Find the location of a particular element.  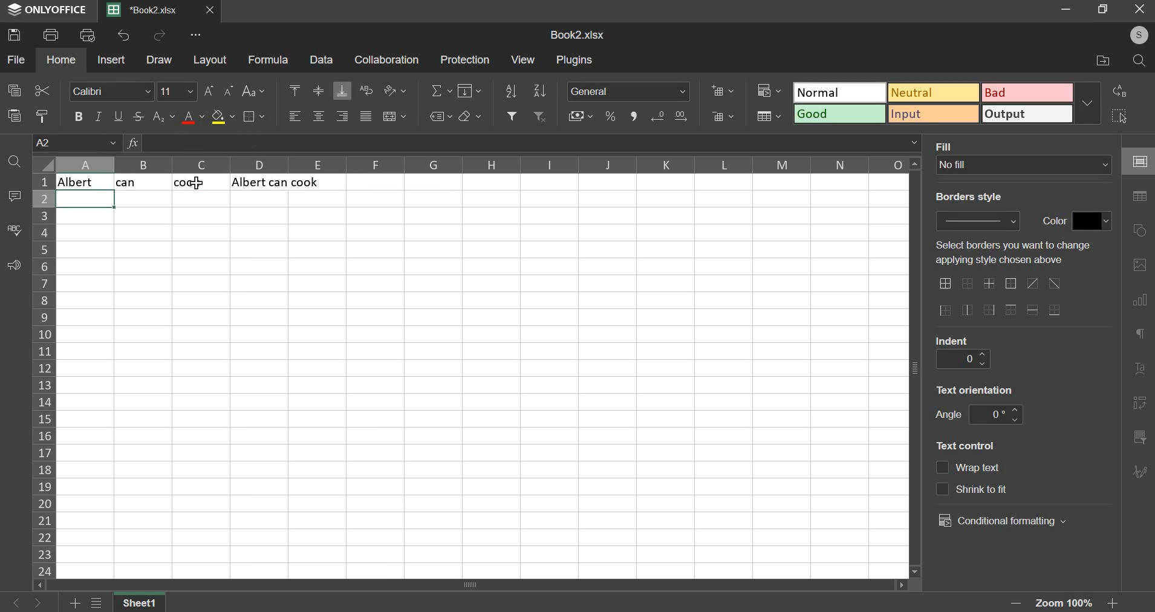

save as table is located at coordinates (770, 117).